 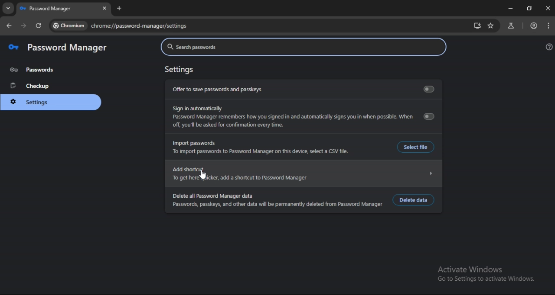 I want to click on chrome://password-manager/settings, so click(x=120, y=25).